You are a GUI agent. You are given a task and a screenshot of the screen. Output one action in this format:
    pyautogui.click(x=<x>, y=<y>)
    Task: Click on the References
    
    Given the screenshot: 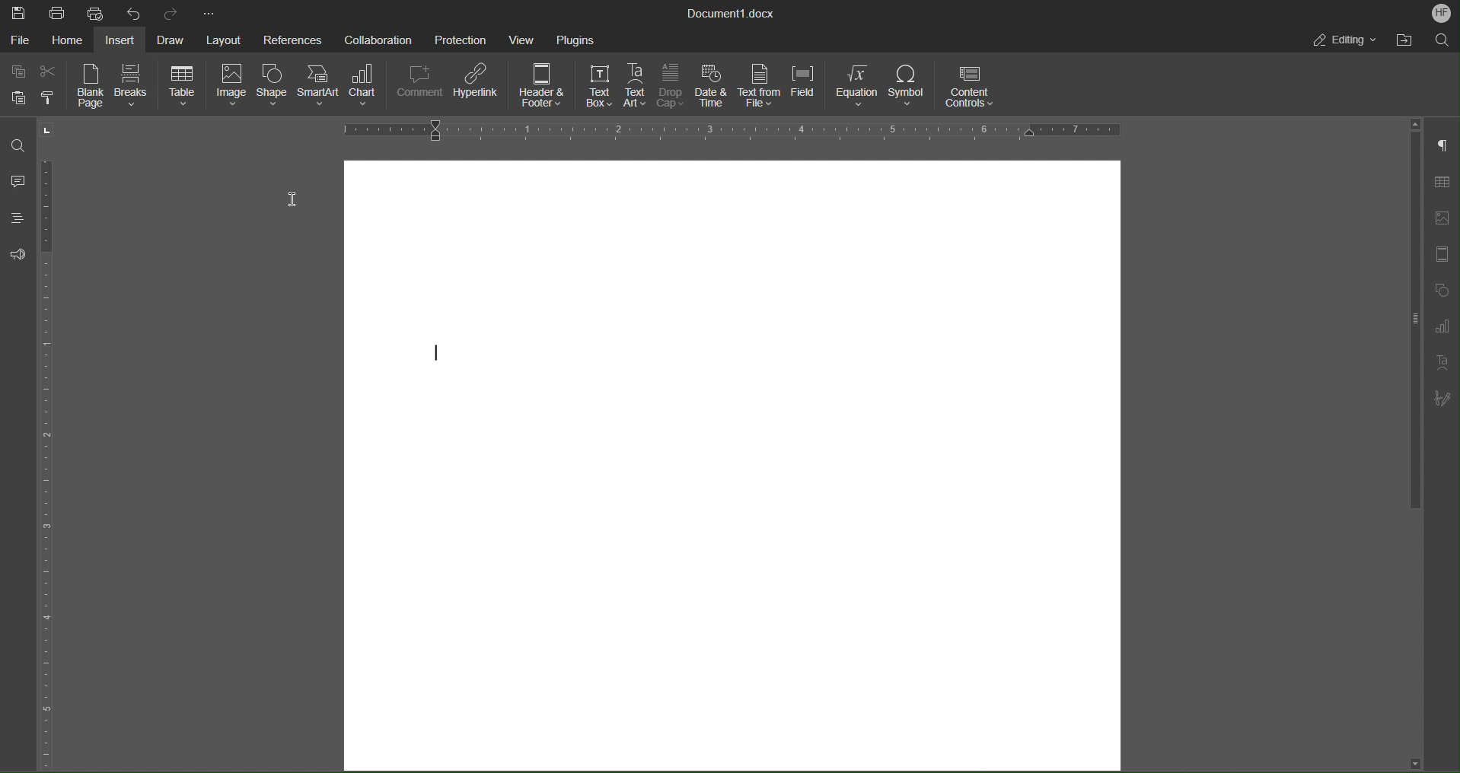 What is the action you would take?
    pyautogui.click(x=291, y=38)
    